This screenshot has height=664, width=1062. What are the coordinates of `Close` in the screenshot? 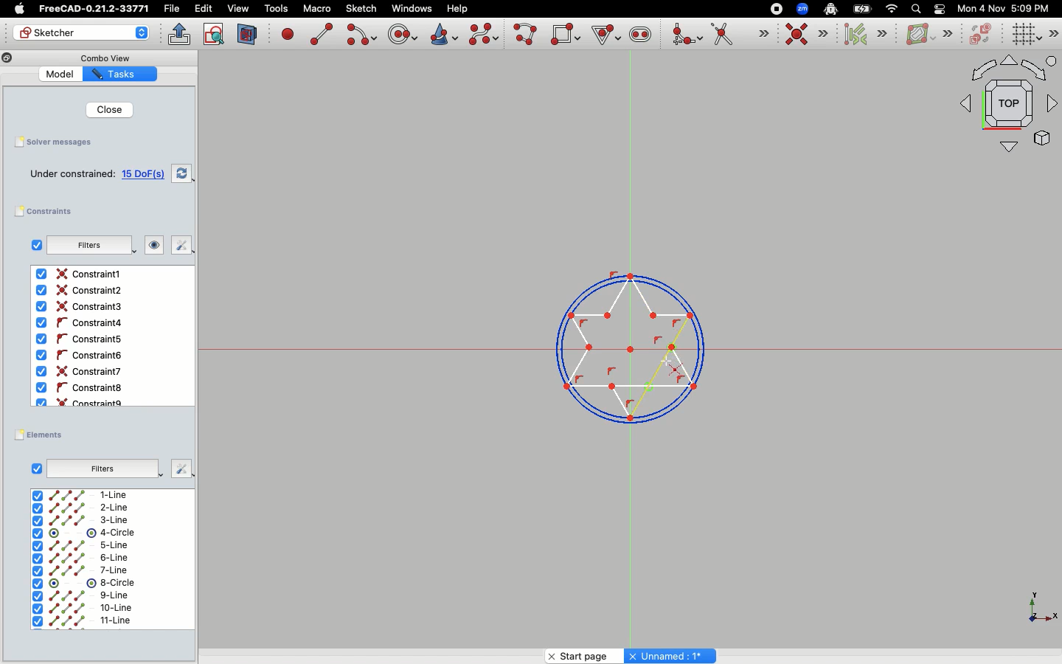 It's located at (103, 109).